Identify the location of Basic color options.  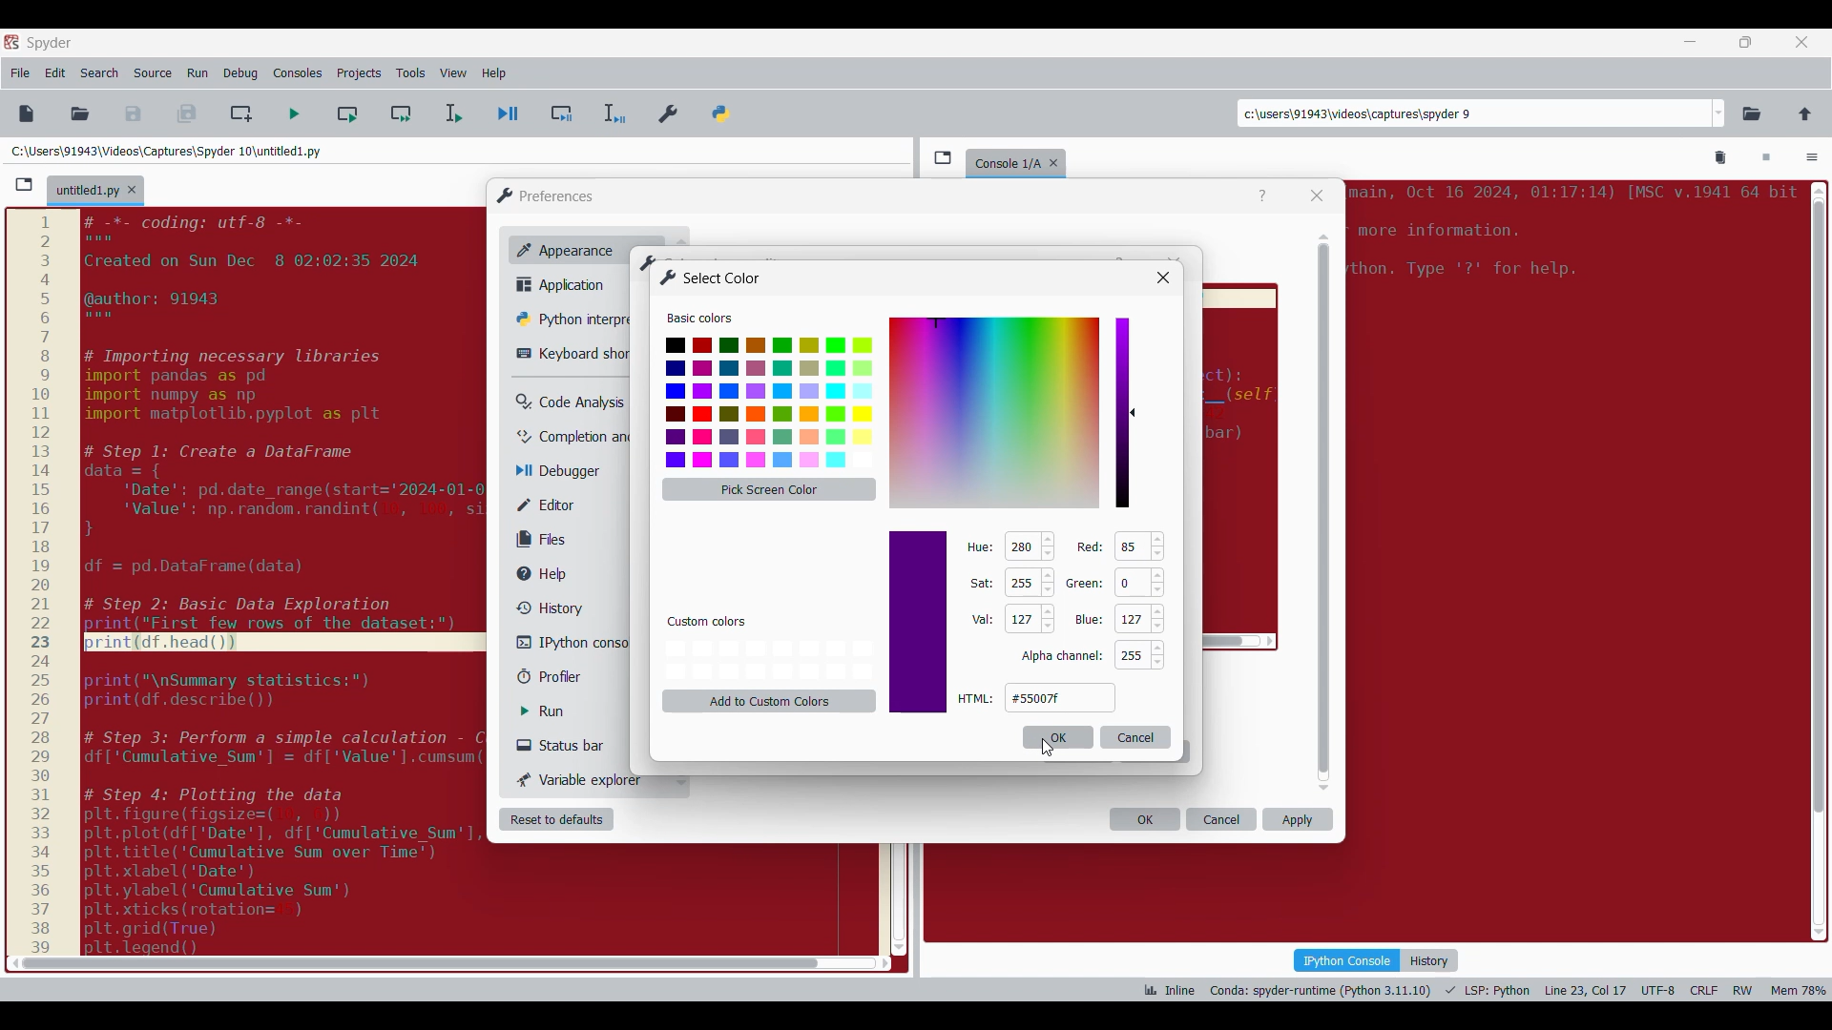
(769, 402).